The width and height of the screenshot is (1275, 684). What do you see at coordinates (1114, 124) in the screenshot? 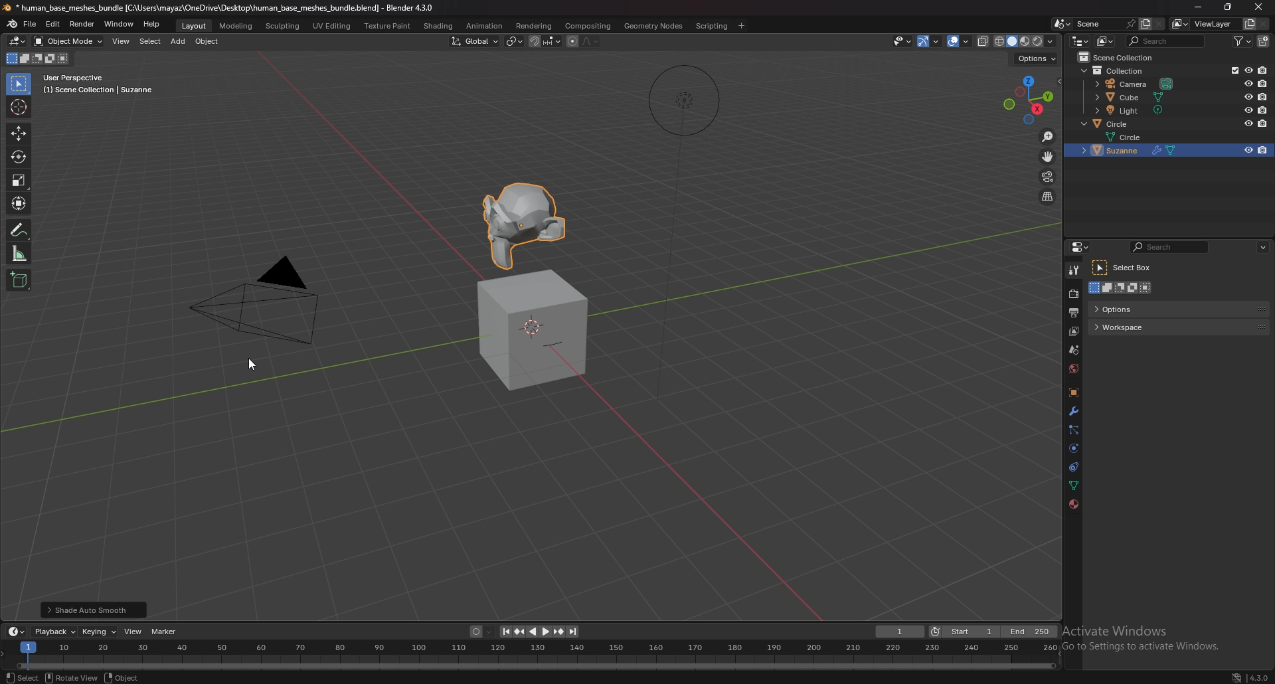
I see `circle` at bounding box center [1114, 124].